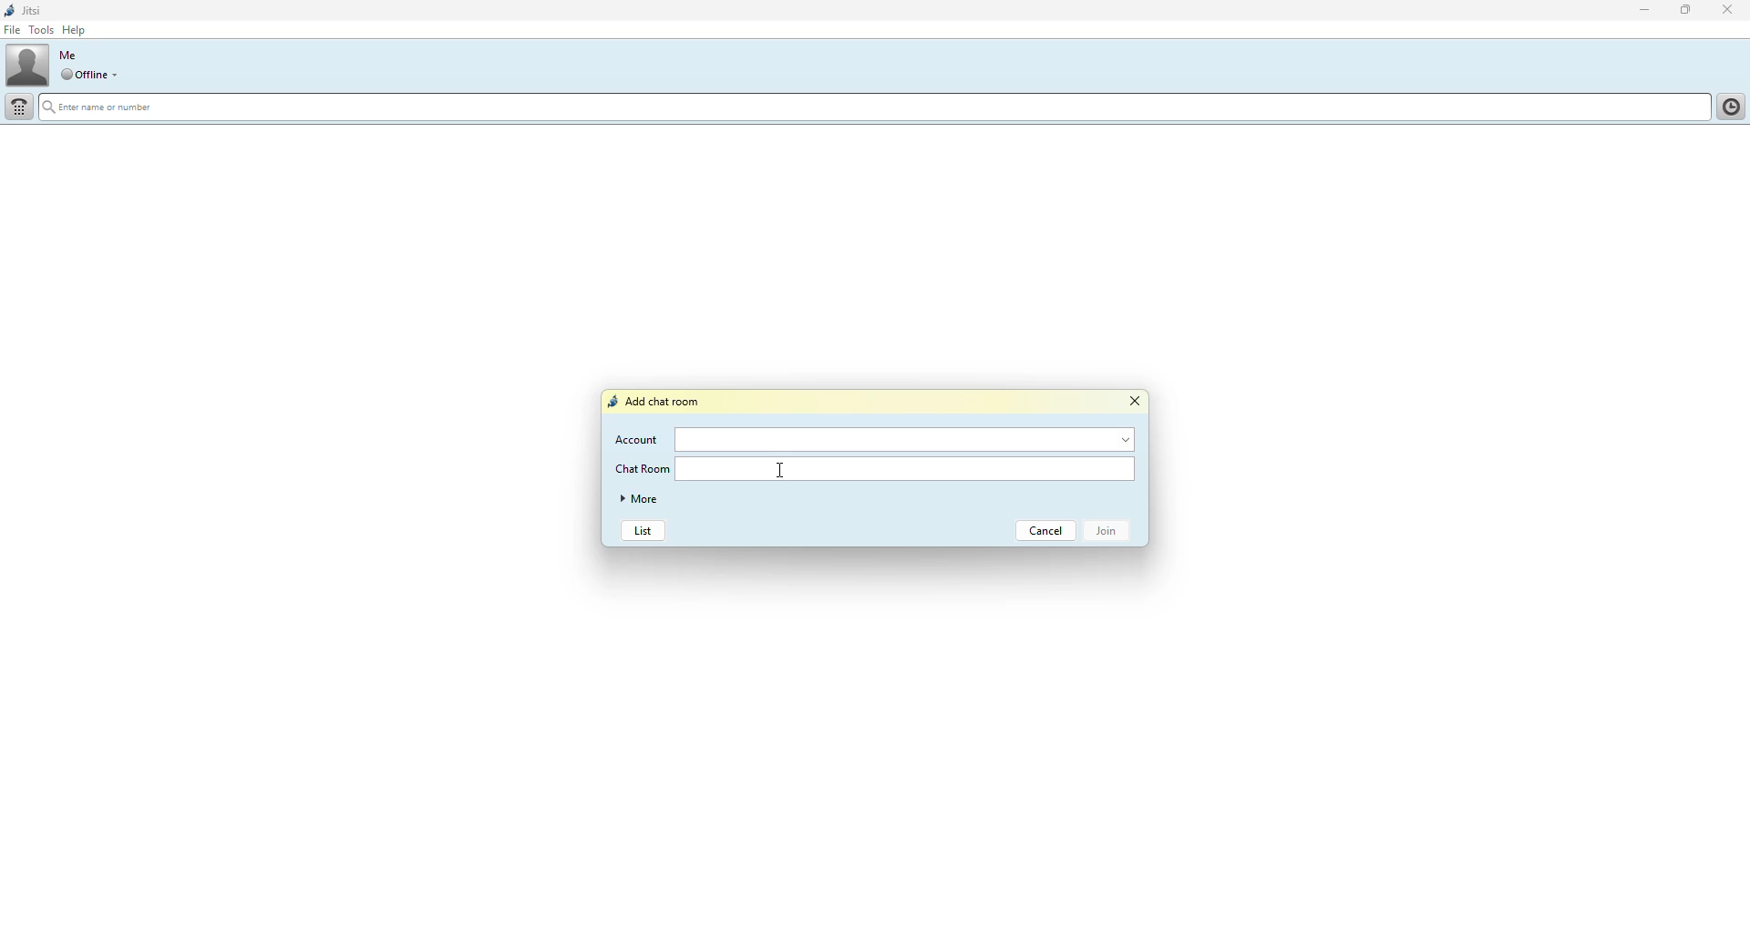  Describe the element at coordinates (1731, 9) in the screenshot. I see `close` at that location.